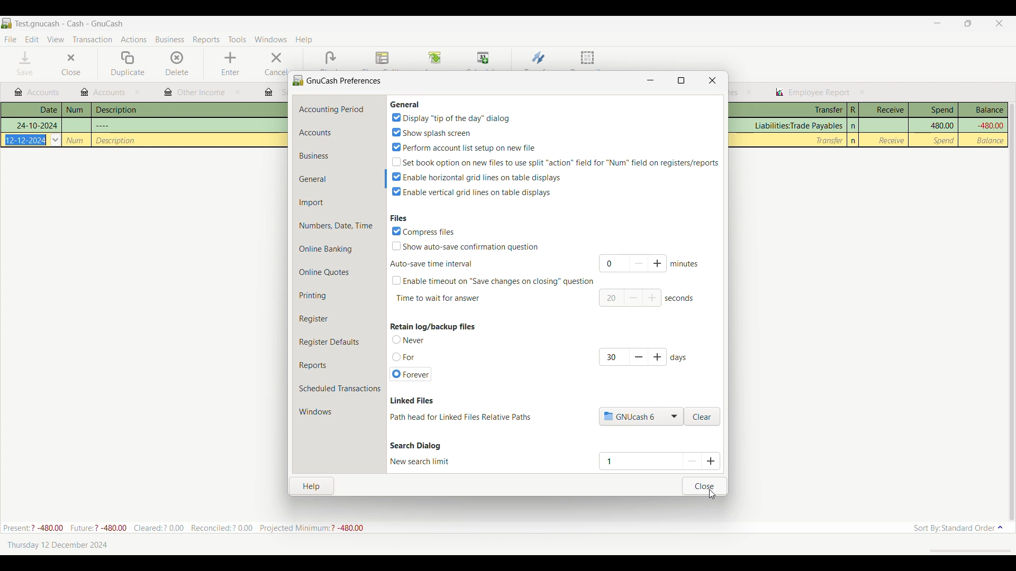  I want to click on Reports, so click(339, 365).